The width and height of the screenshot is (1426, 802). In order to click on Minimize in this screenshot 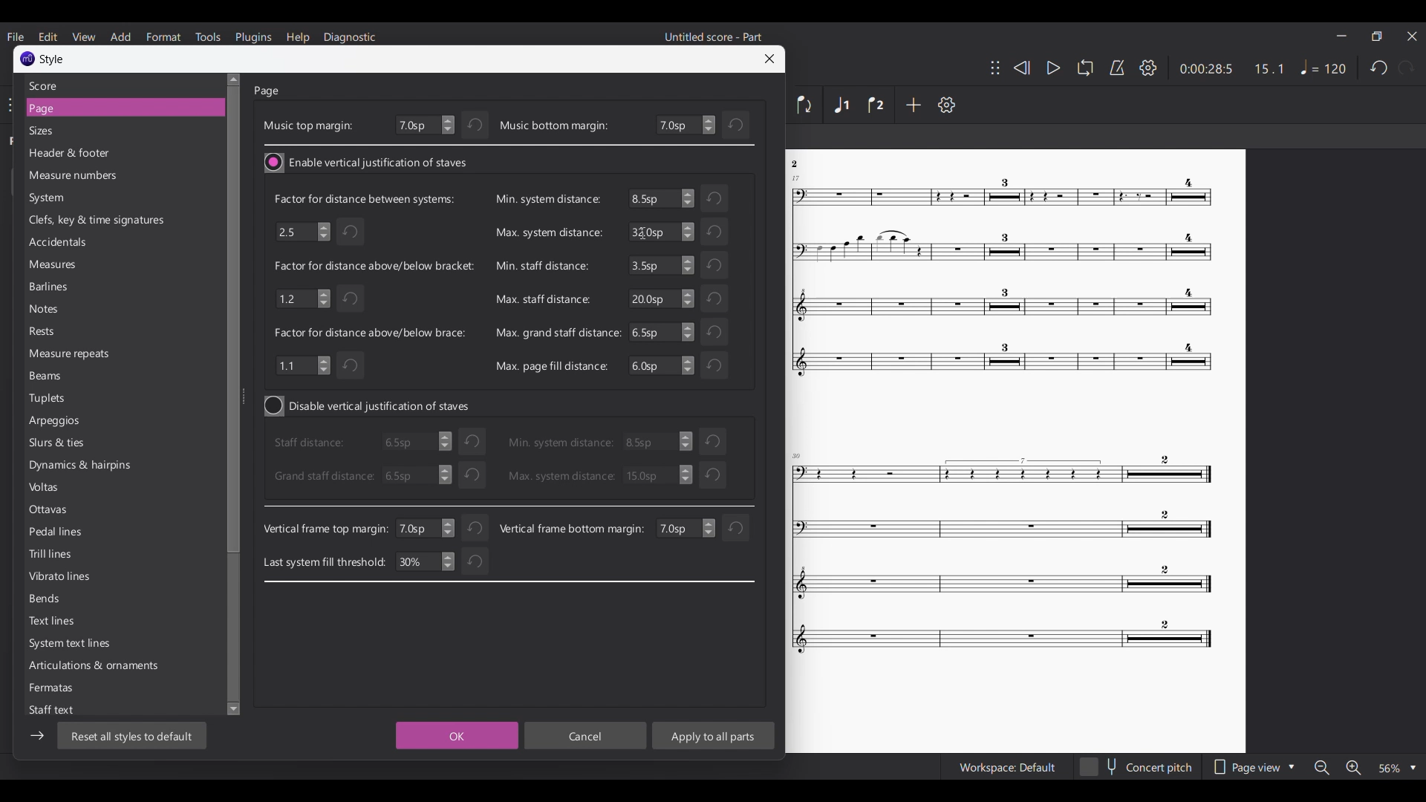, I will do `click(1342, 36)`.